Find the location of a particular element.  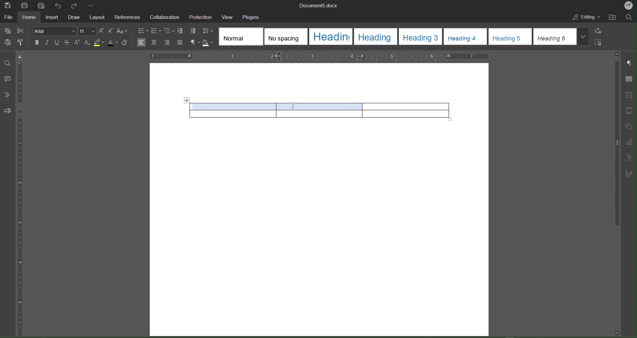

Increase Size is located at coordinates (101, 31).